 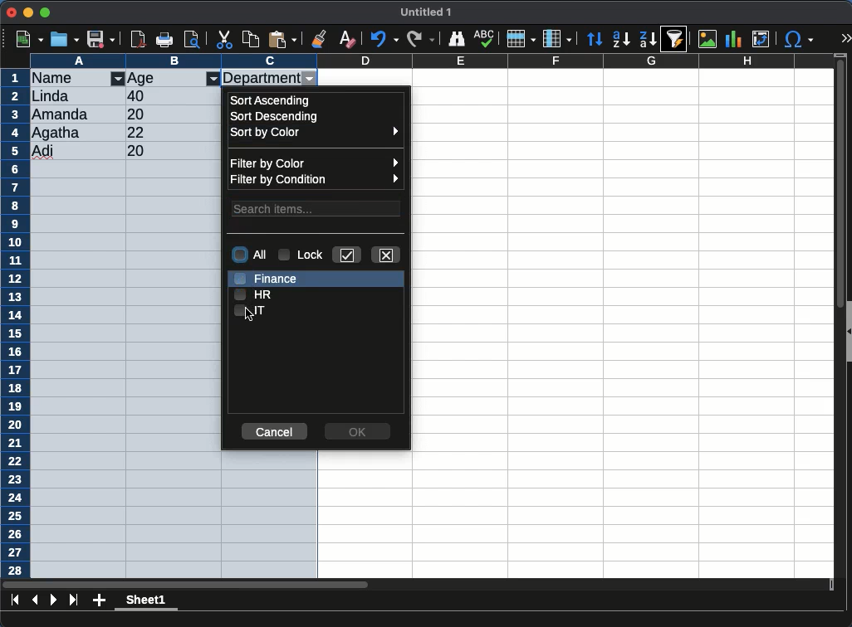 What do you see at coordinates (282, 39) in the screenshot?
I see `paste` at bounding box center [282, 39].